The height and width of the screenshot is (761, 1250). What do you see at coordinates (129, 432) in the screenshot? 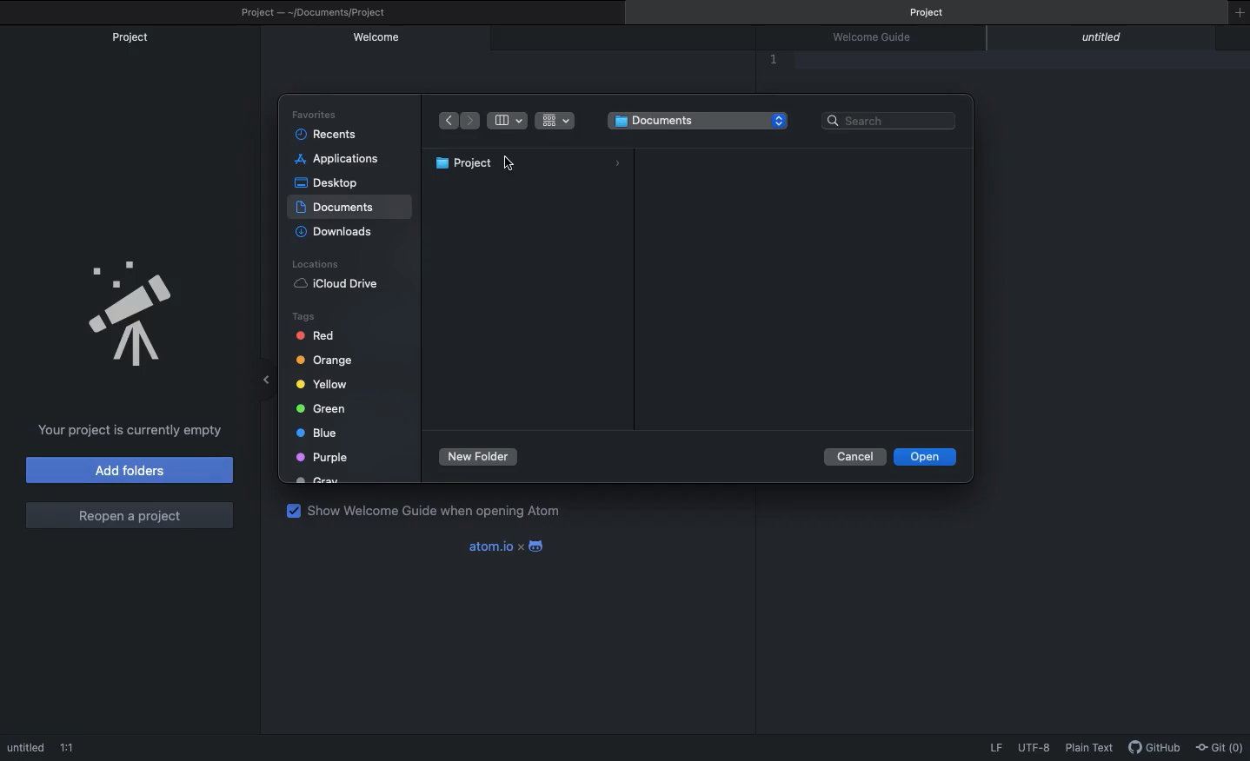
I see `Project is currently empty ` at bounding box center [129, 432].